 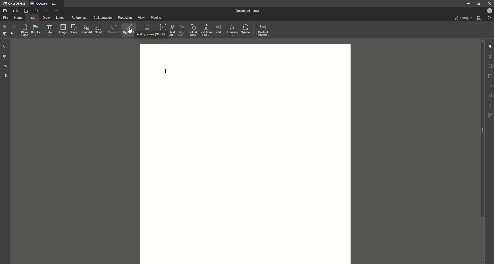 I want to click on Quick Print, so click(x=26, y=11).